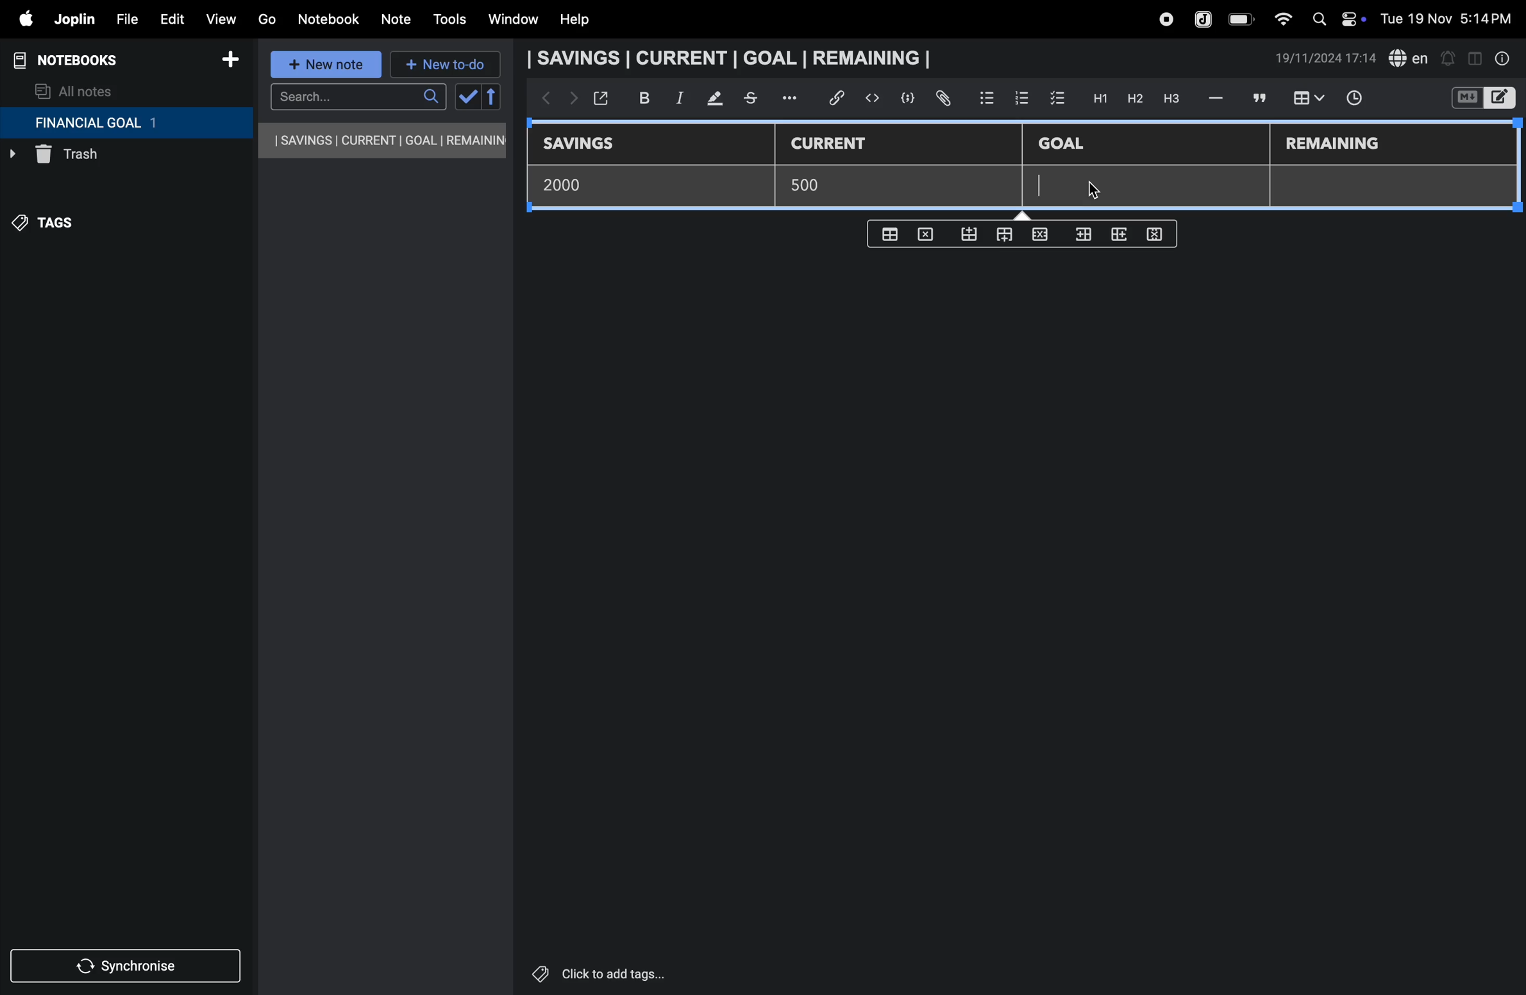 The width and height of the screenshot is (1526, 995). What do you see at coordinates (841, 98) in the screenshot?
I see `hyper link` at bounding box center [841, 98].